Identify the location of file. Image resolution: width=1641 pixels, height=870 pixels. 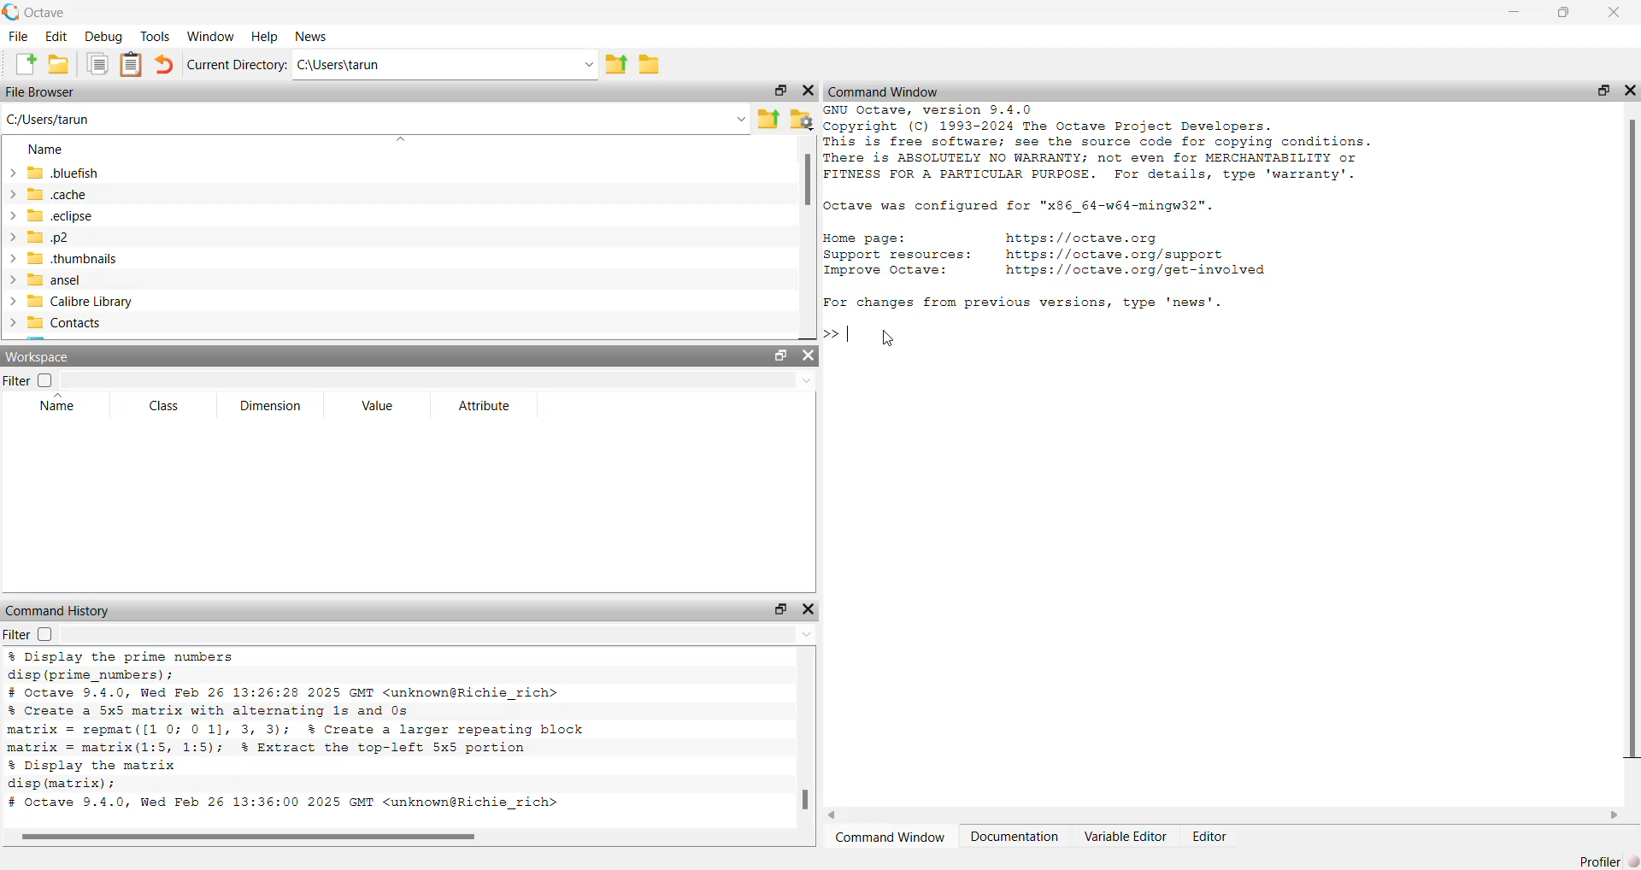
(16, 38).